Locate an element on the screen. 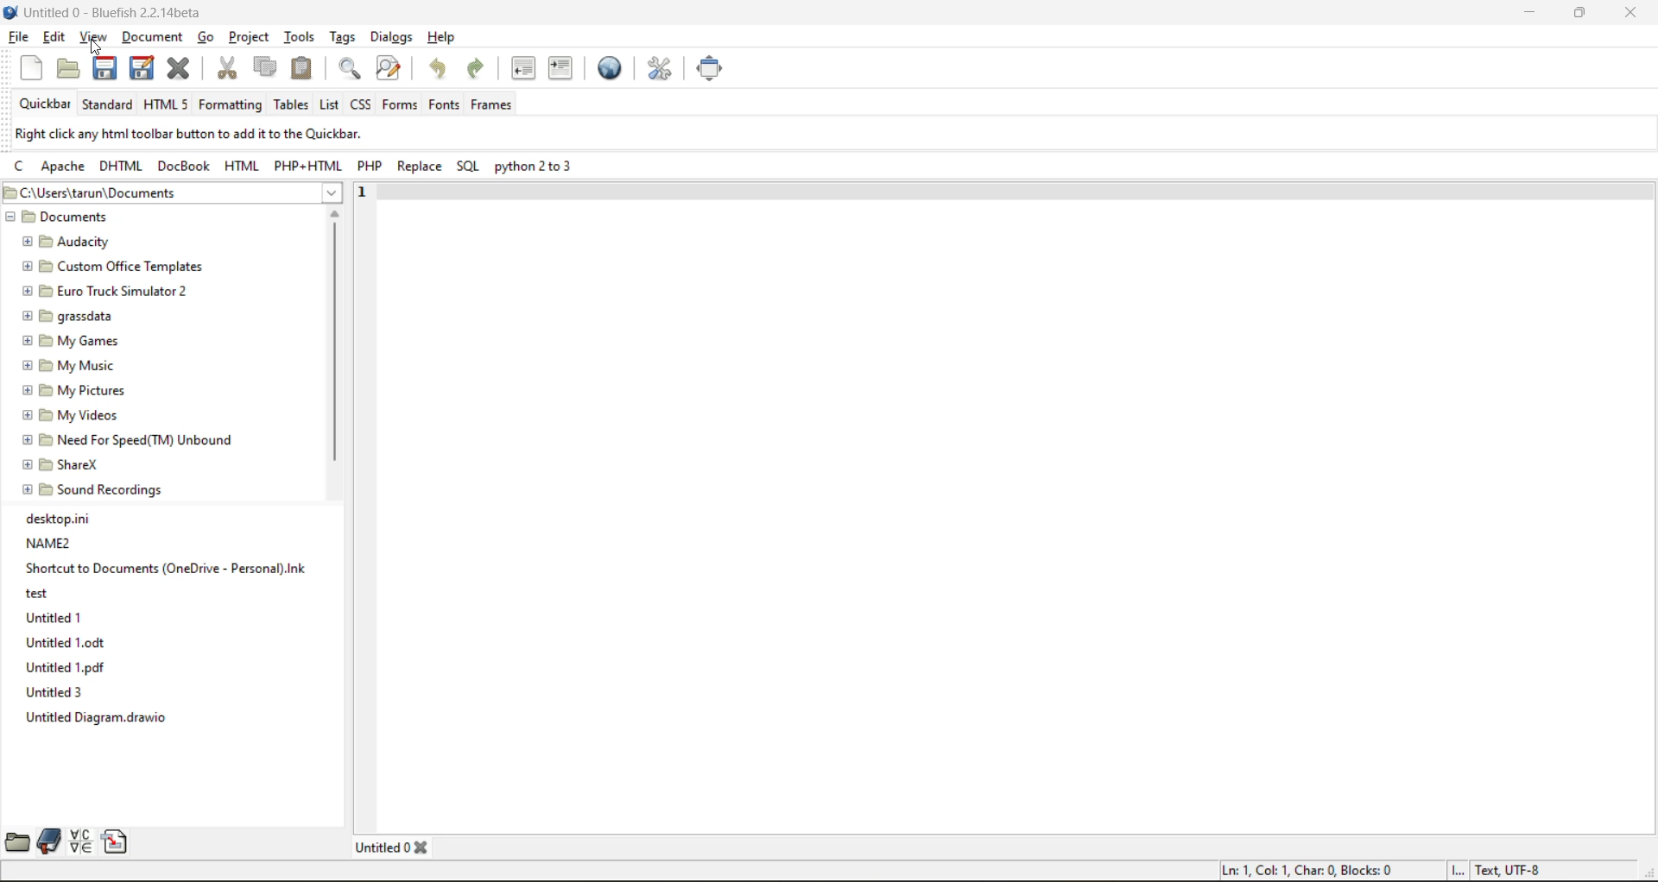  1 is located at coordinates (358, 192).